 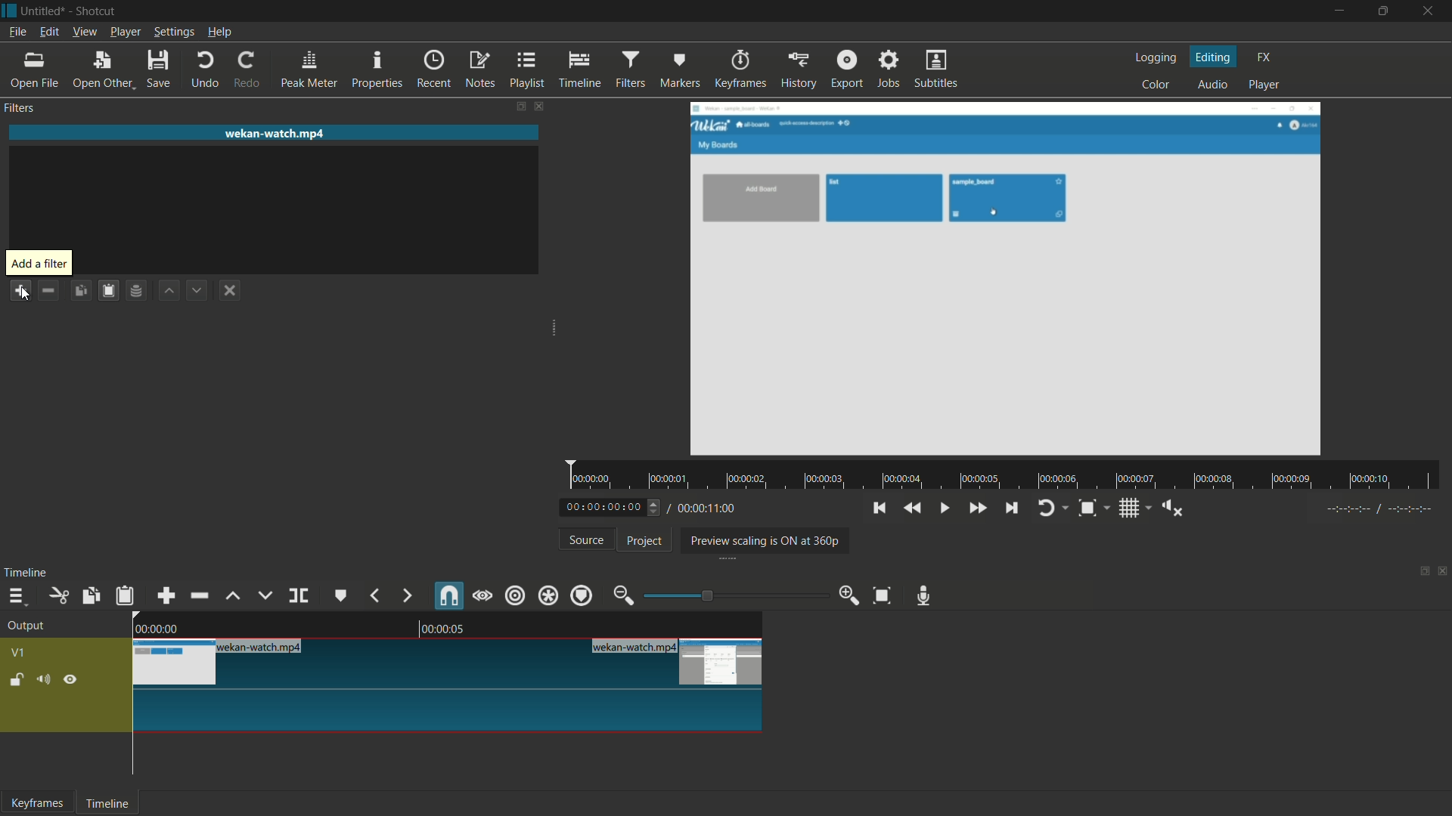 What do you see at coordinates (642, 541) in the screenshot?
I see `project` at bounding box center [642, 541].